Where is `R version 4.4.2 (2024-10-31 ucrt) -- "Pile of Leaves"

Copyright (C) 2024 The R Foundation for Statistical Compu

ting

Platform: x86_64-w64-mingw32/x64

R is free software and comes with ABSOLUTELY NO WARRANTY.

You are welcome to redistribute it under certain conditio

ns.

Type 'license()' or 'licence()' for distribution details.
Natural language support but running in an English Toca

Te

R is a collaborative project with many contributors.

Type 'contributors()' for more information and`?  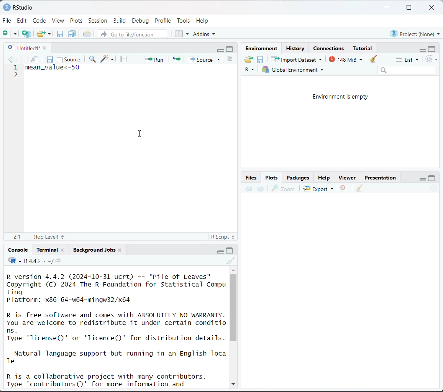
R version 4.4.2 (2024-10-31 ucrt) -- "Pile of Leaves"

Copyright (C) 2024 The R Foundation for Statistical Compu

ting

Platform: x86_64-w64-mingw32/x64

R is free software and comes with ABSOLUTELY NO WARRANTY.

You are welcome to redistribute it under certain conditio

ns.

Type 'license()' or 'licence()' for distribution details.
Natural language support but running in an English Toca

Te

R is a collaborative project with many contributors.

Type 'contributors()' for more information and is located at coordinates (117, 329).